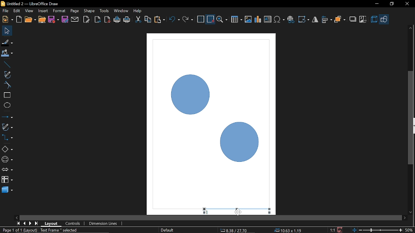  Describe the element at coordinates (7, 74) in the screenshot. I see `Free from line` at that location.